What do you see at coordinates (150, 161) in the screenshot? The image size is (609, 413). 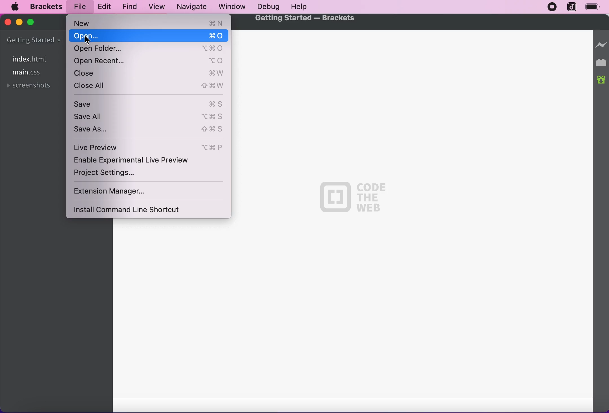 I see `enable experimental live preview` at bounding box center [150, 161].